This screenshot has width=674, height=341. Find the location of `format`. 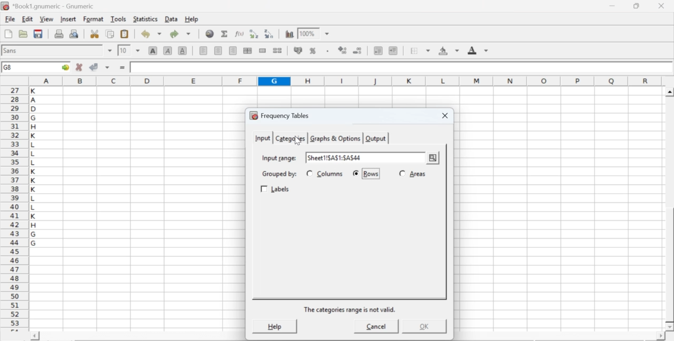

format is located at coordinates (94, 19).